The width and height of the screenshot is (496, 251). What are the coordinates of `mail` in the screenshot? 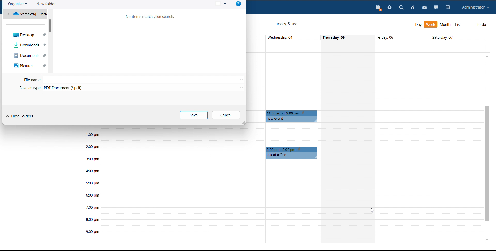 It's located at (424, 8).